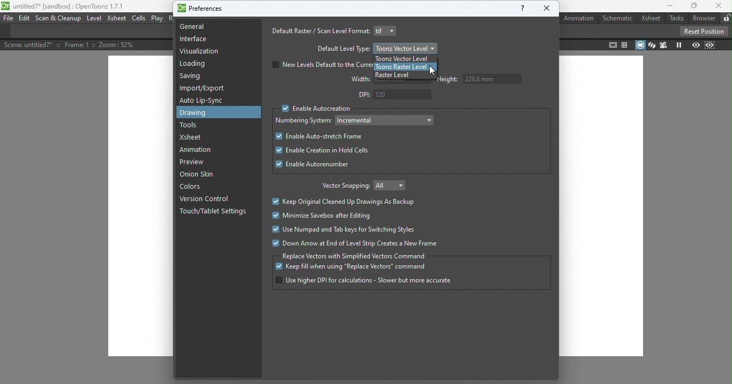 The width and height of the screenshot is (732, 384). I want to click on Import/Export, so click(204, 89).